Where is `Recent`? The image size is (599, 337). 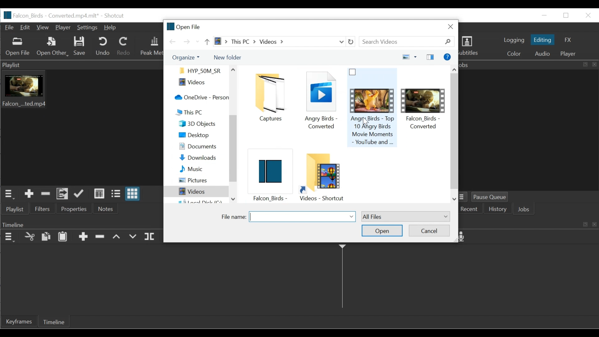 Recent is located at coordinates (469, 210).